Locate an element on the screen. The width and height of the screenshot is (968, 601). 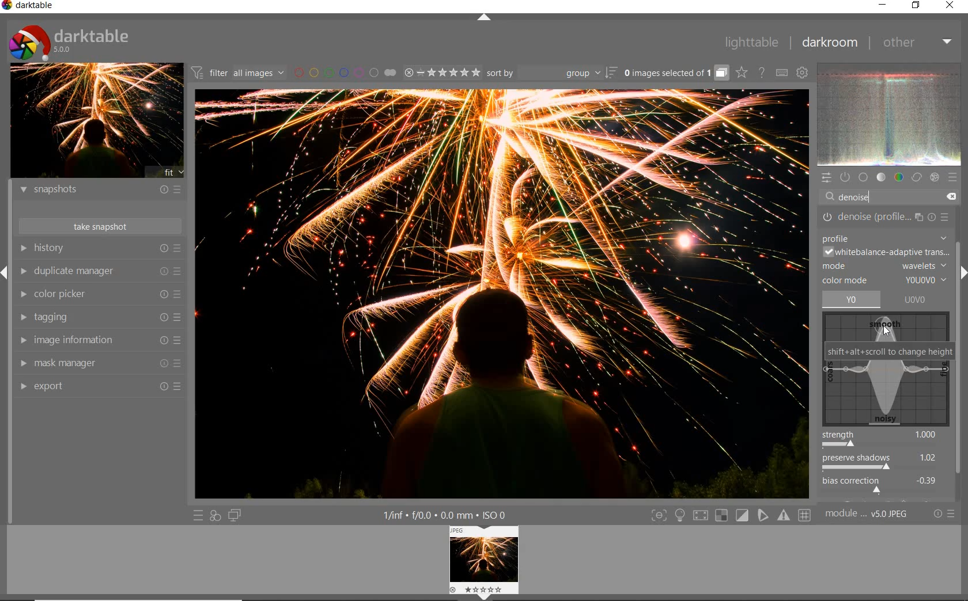
effect is located at coordinates (935, 178).